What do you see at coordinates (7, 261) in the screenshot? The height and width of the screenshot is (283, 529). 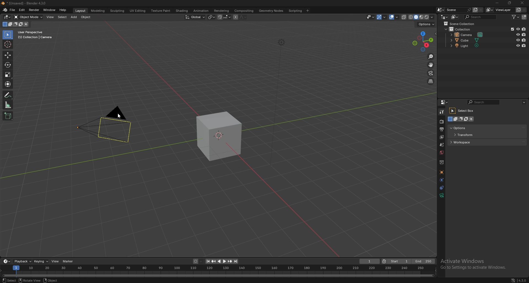 I see `editor type` at bounding box center [7, 261].